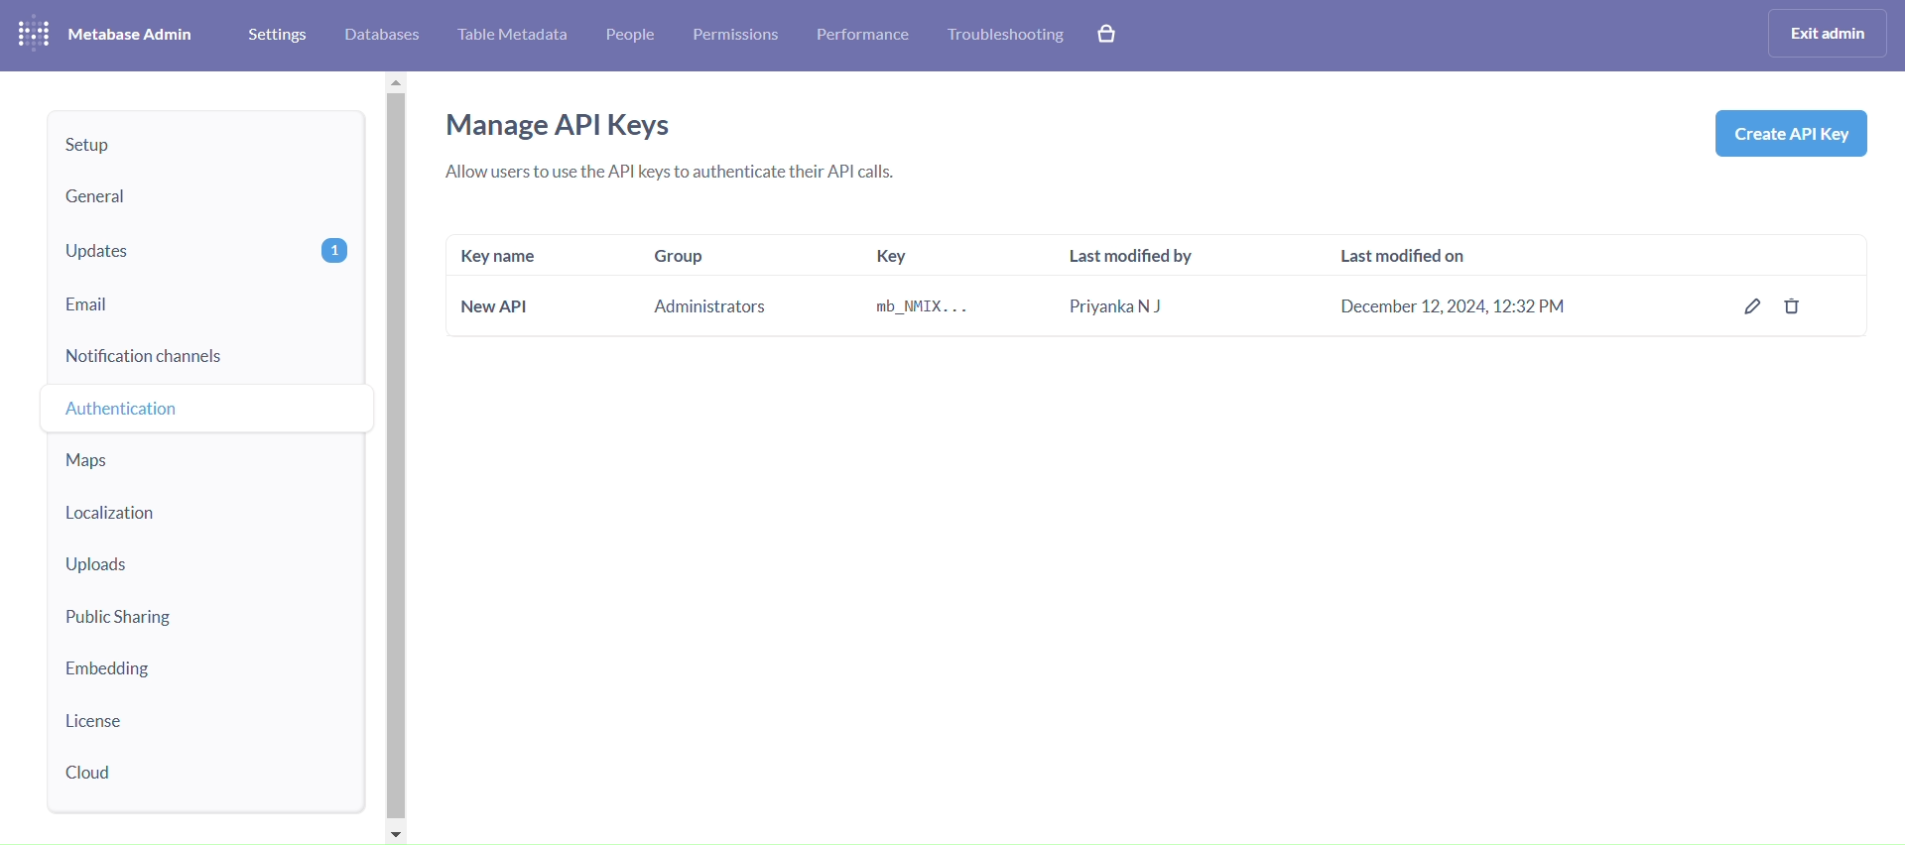  I want to click on last modified on, so click(1470, 285).